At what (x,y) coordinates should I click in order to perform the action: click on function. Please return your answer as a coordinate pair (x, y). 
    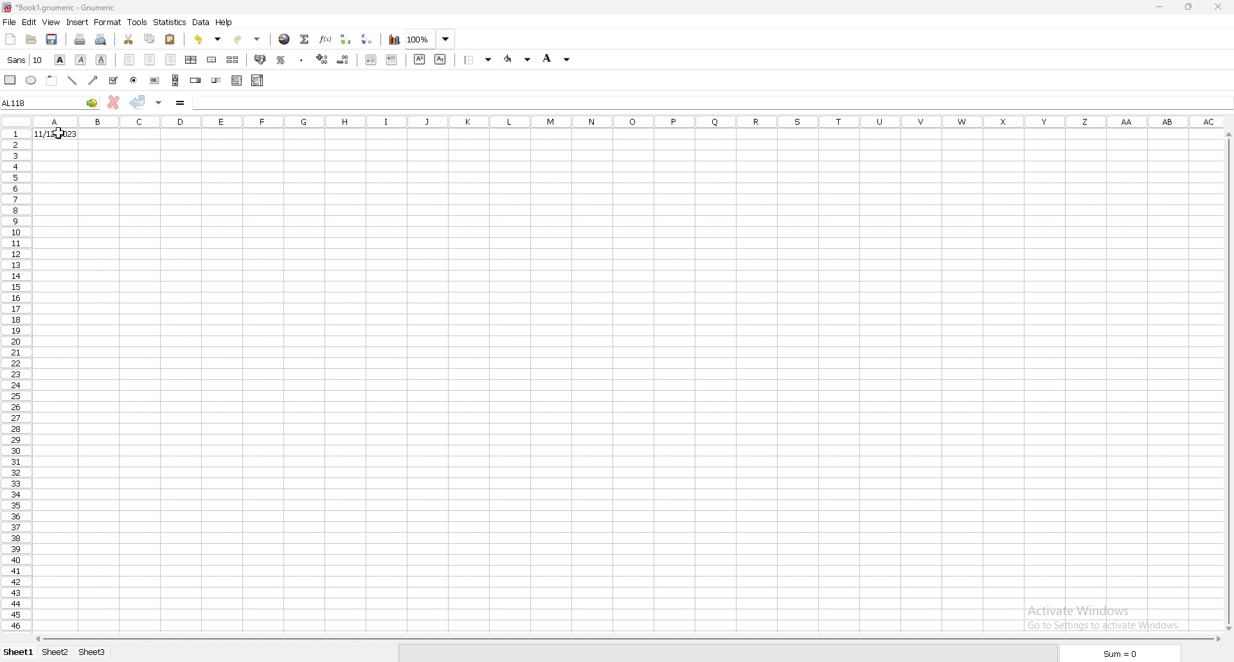
    Looking at the image, I should click on (326, 39).